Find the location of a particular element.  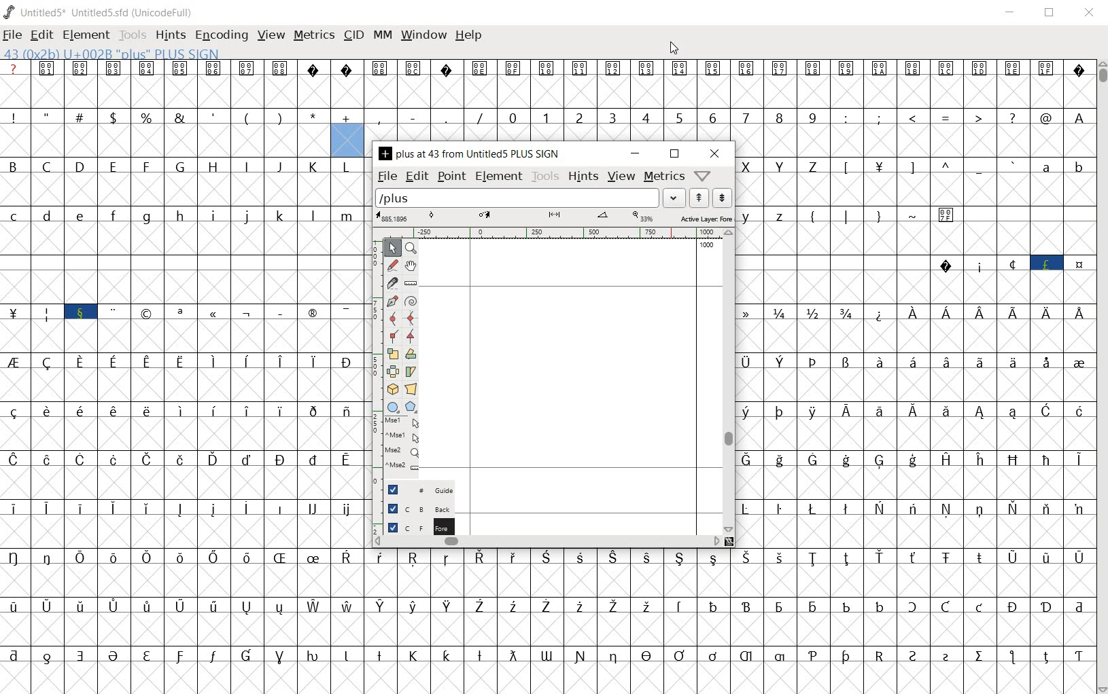

add a curve point always either horizontal or vertical is located at coordinates (411, 317).